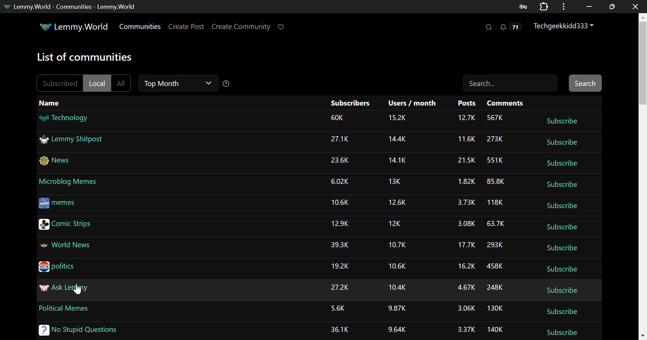 Image resolution: width=647 pixels, height=340 pixels. What do you see at coordinates (98, 83) in the screenshot?
I see `Local Filter Selected` at bounding box center [98, 83].